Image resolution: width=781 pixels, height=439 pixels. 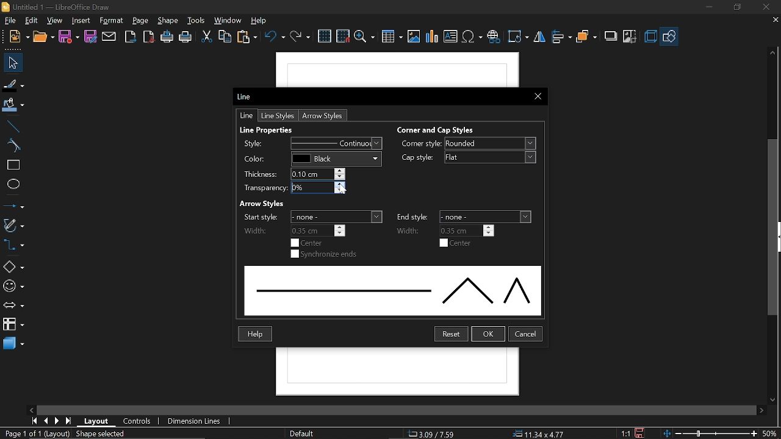 What do you see at coordinates (392, 37) in the screenshot?
I see `Insert table` at bounding box center [392, 37].